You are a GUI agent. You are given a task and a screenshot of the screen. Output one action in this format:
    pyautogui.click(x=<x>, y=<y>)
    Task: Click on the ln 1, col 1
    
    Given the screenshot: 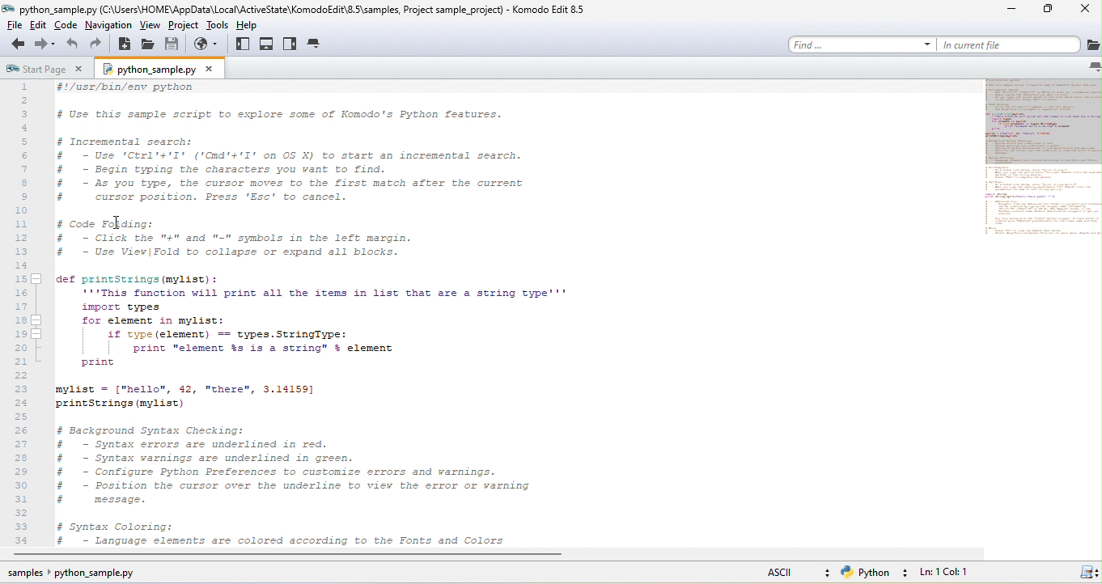 What is the action you would take?
    pyautogui.click(x=945, y=573)
    